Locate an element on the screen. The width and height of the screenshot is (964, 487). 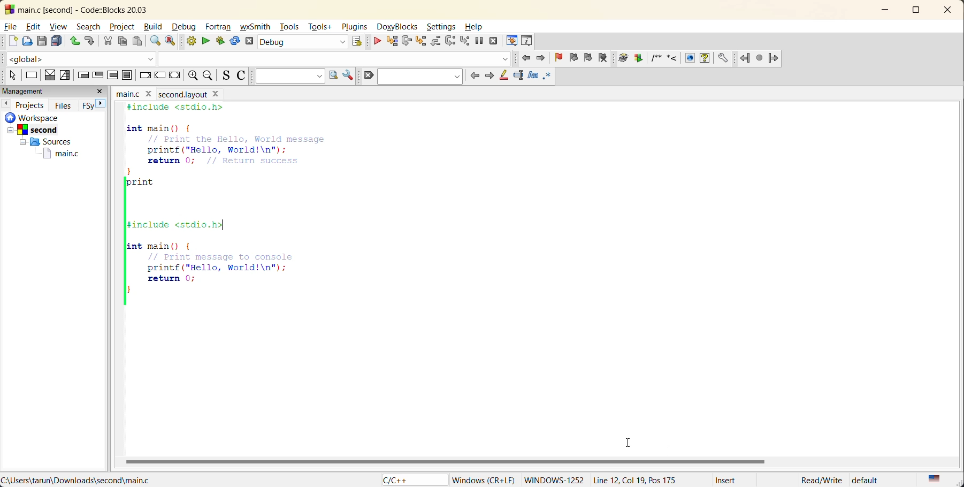
Windows-1252 is located at coordinates (556, 478).